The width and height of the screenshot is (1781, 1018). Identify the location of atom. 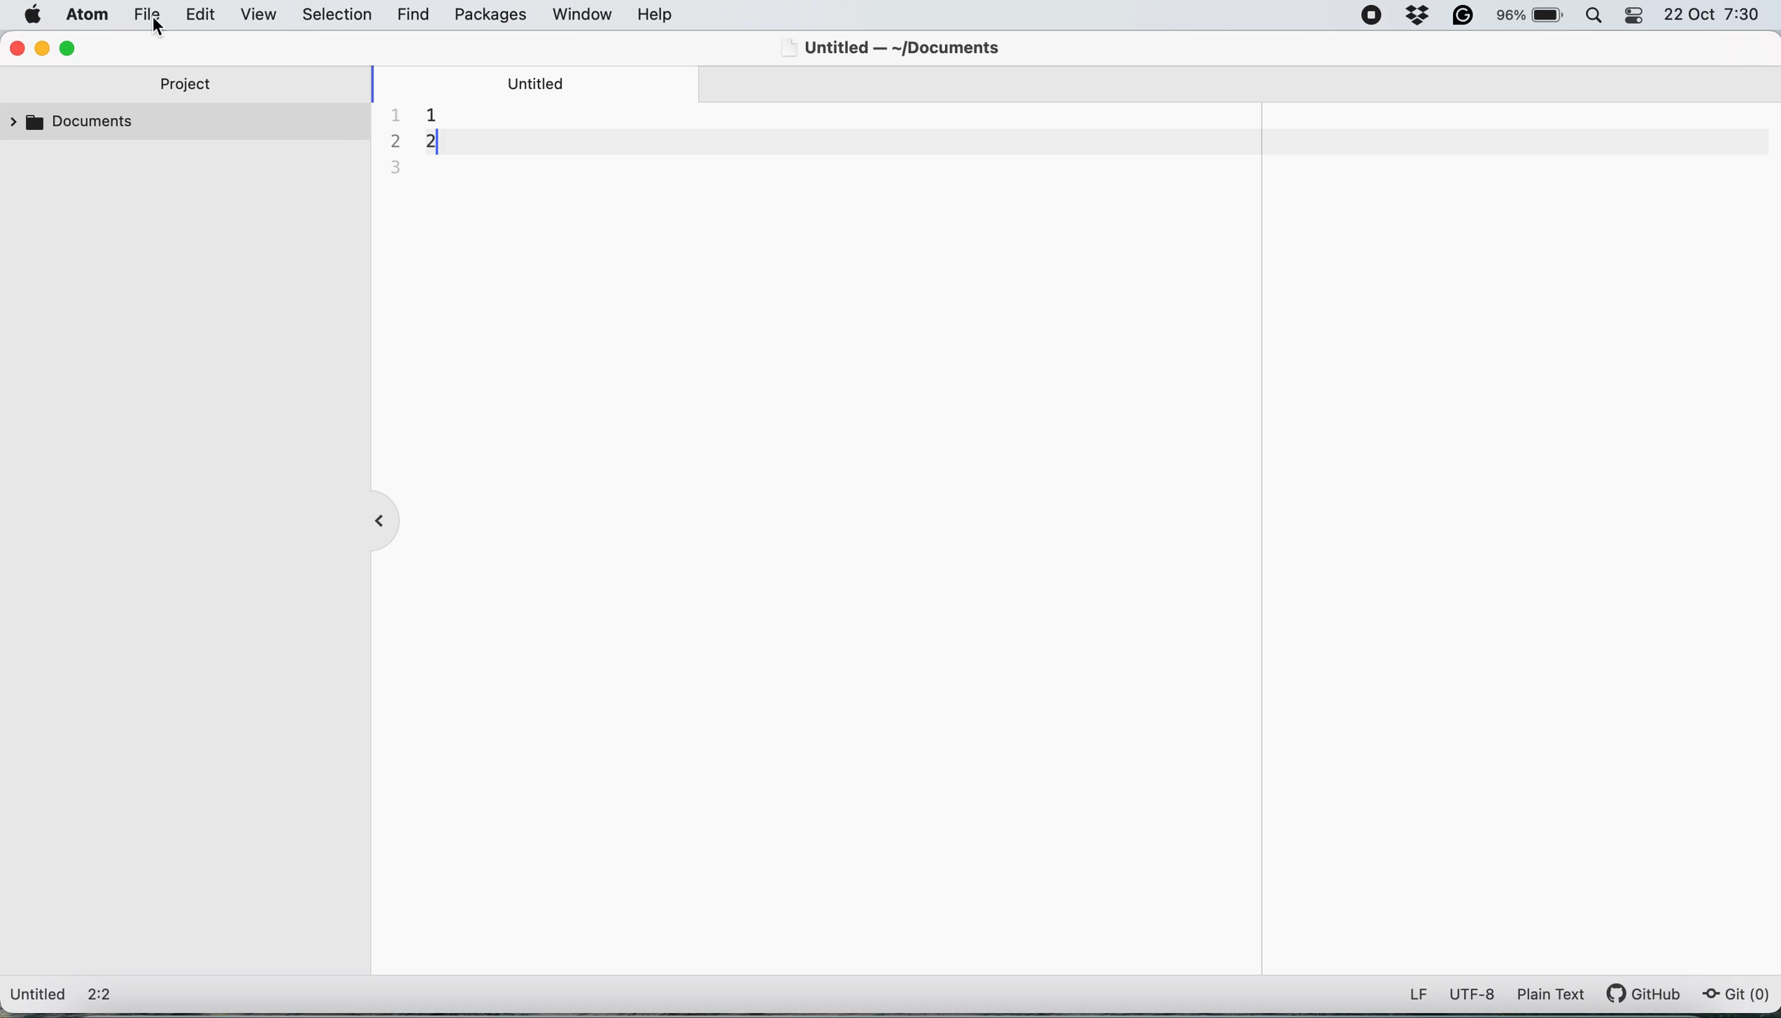
(90, 17).